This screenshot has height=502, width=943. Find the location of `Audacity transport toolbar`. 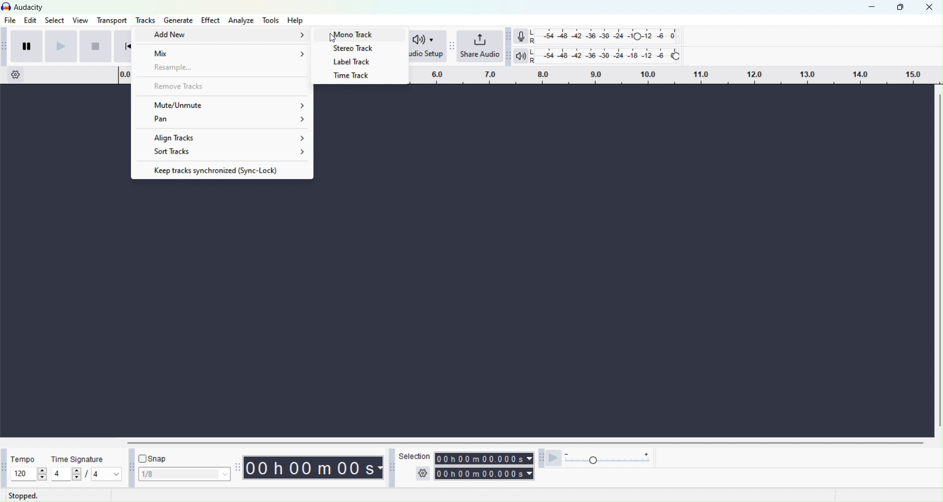

Audacity transport toolbar is located at coordinates (6, 45).